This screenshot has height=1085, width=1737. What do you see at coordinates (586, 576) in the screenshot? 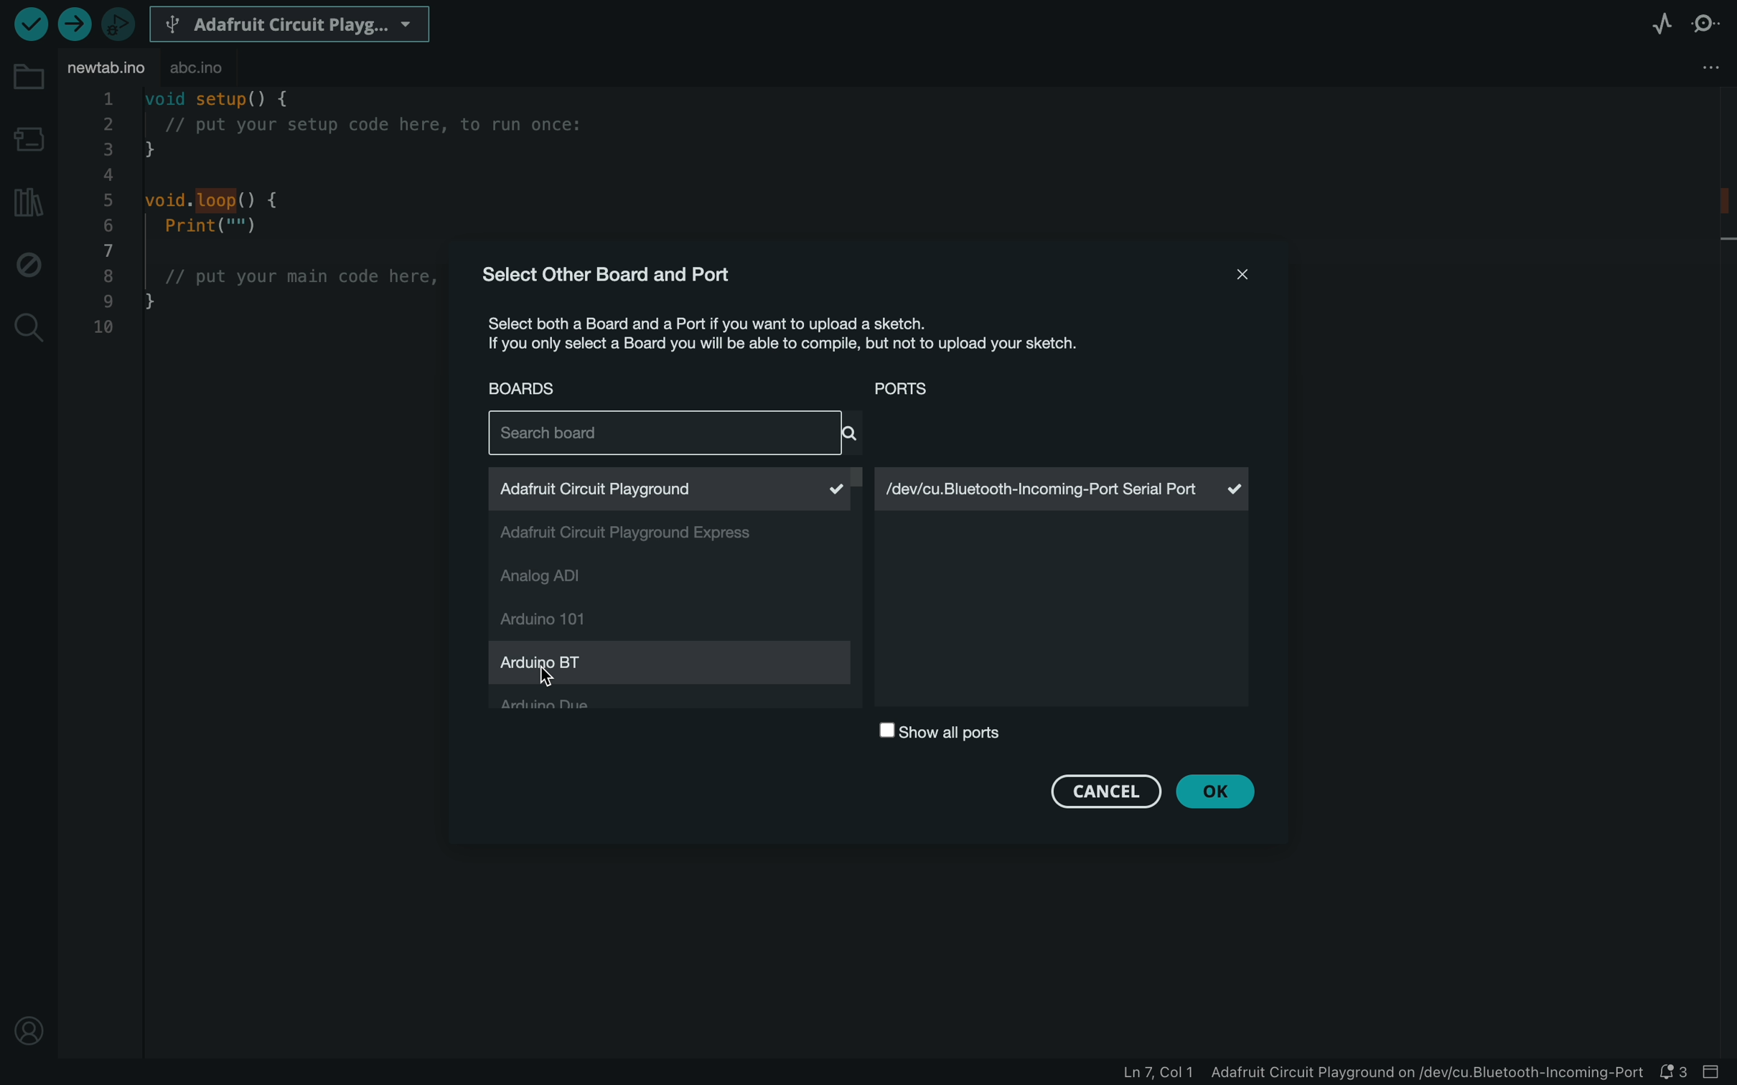
I see `analog adi` at bounding box center [586, 576].